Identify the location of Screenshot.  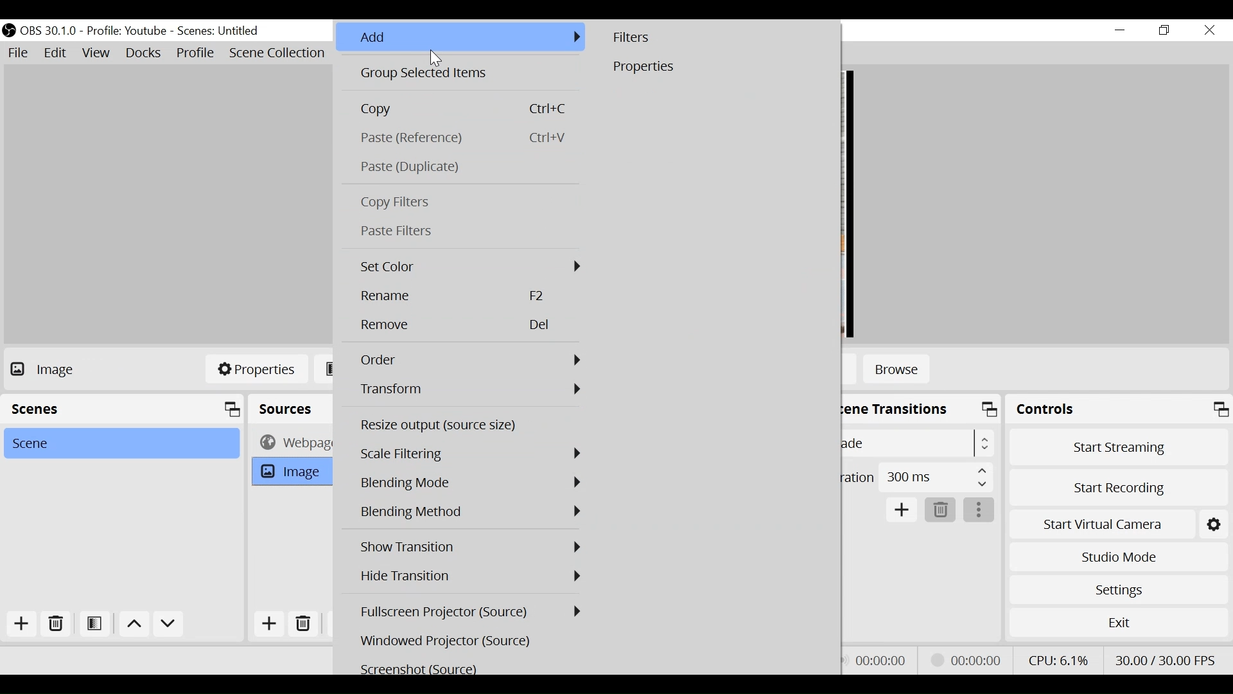
(469, 668).